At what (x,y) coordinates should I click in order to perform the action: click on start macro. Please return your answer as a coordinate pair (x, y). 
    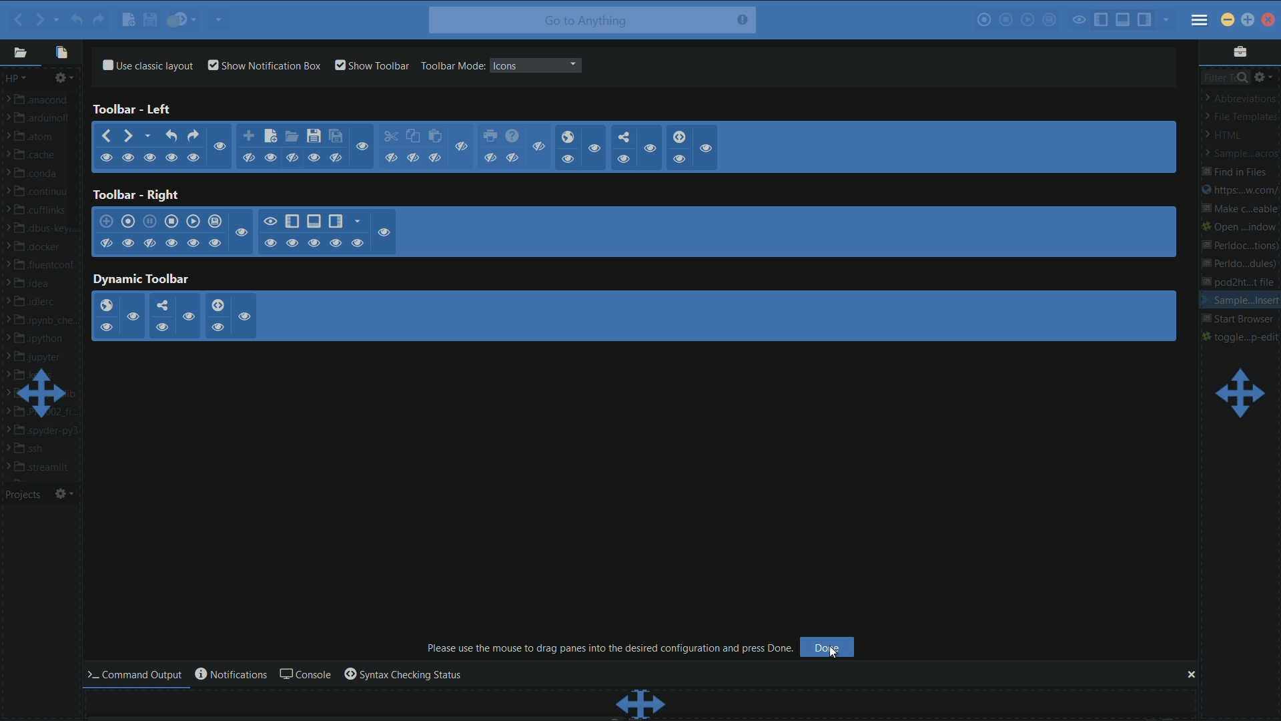
    Looking at the image, I should click on (130, 222).